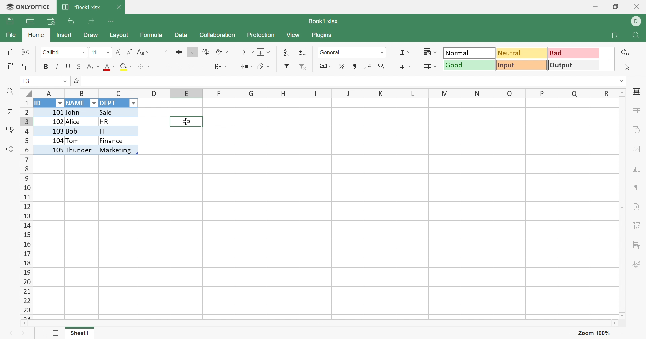 This screenshot has width=646, height=339. Describe the element at coordinates (13, 335) in the screenshot. I see `Previous` at that location.